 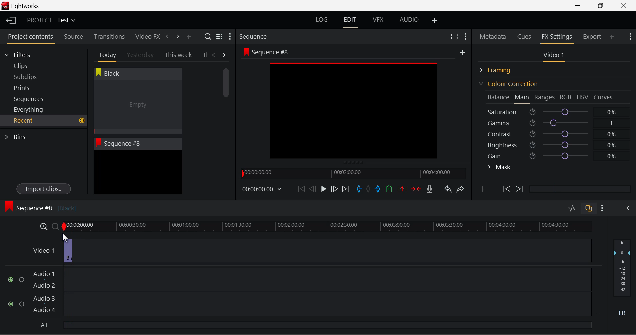 I want to click on Sequence #8, so click(x=40, y=207).